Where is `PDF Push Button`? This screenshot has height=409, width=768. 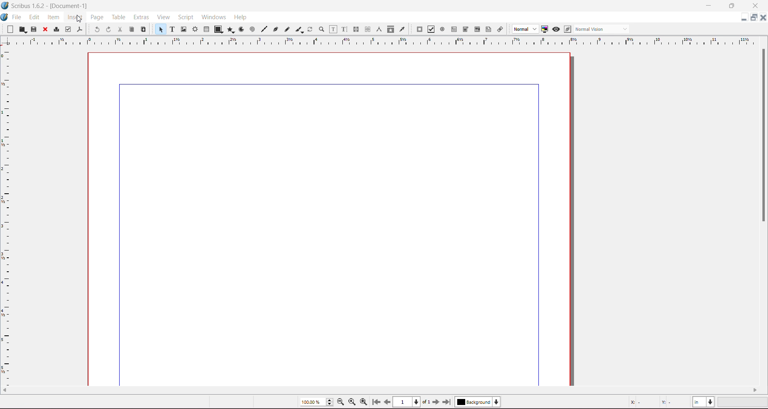 PDF Push Button is located at coordinates (419, 29).